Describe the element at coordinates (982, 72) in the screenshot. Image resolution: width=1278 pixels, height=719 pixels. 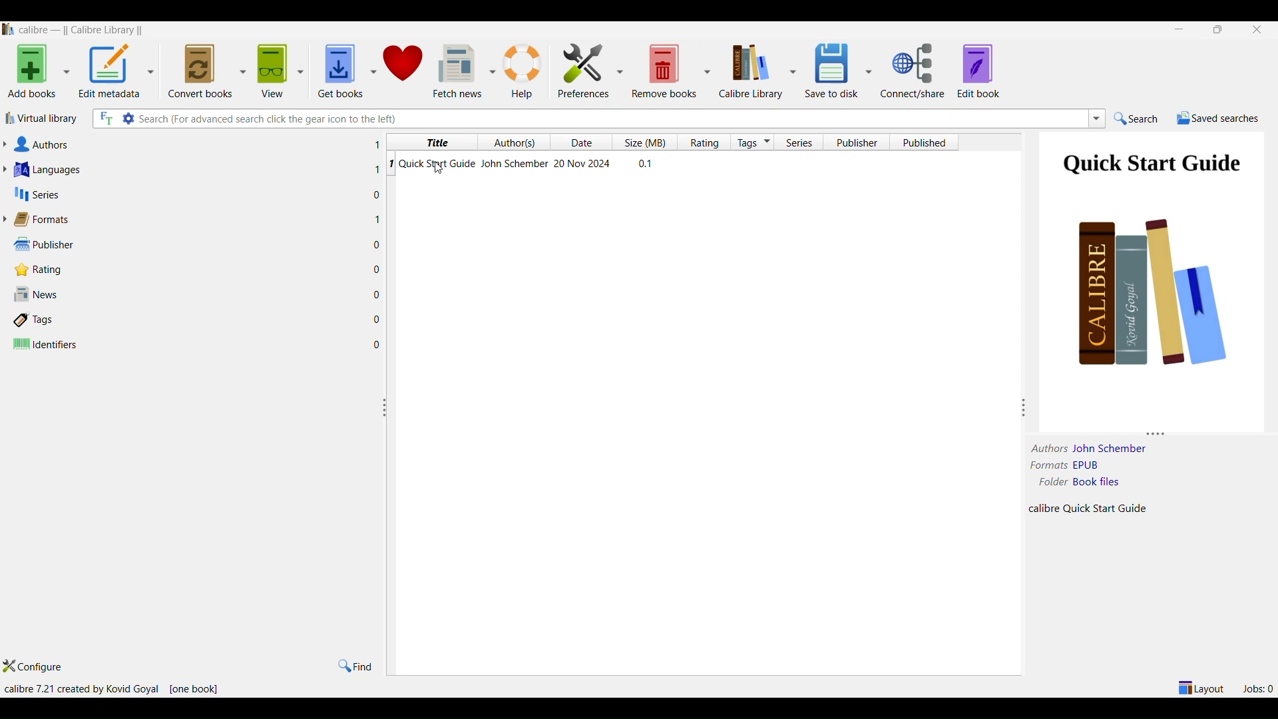
I see `edit book` at that location.